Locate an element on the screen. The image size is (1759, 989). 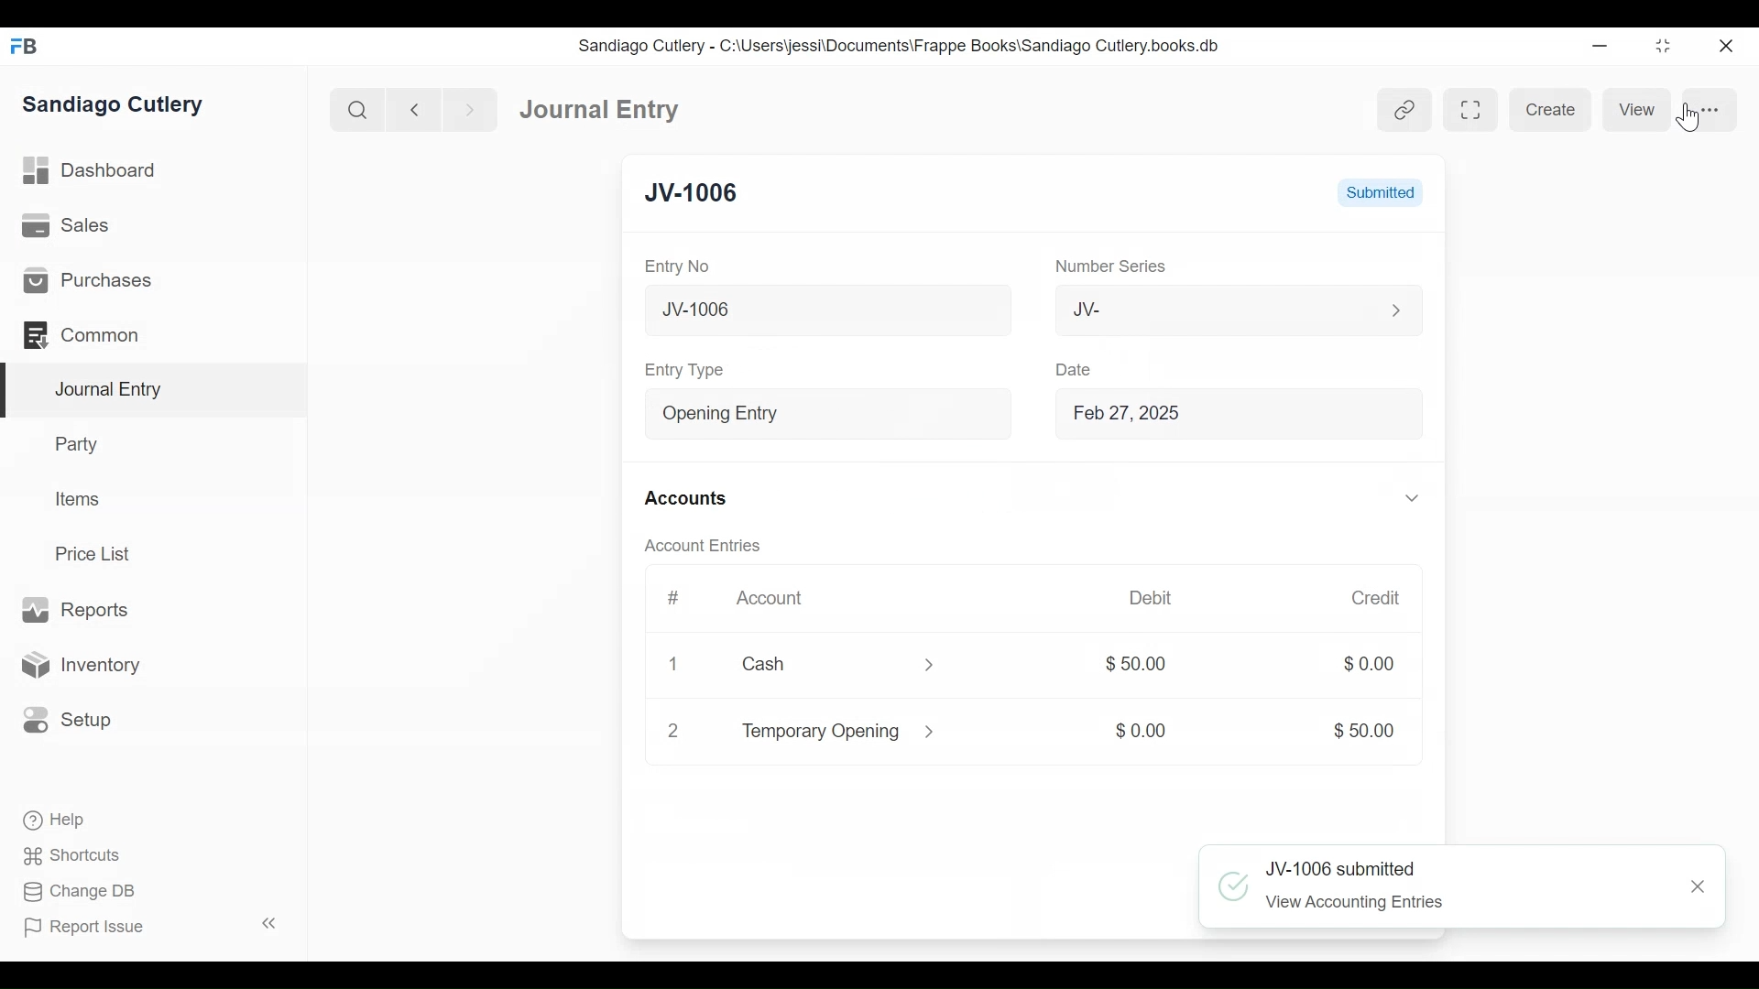
Feb 27, 2025 is located at coordinates (1226, 415).